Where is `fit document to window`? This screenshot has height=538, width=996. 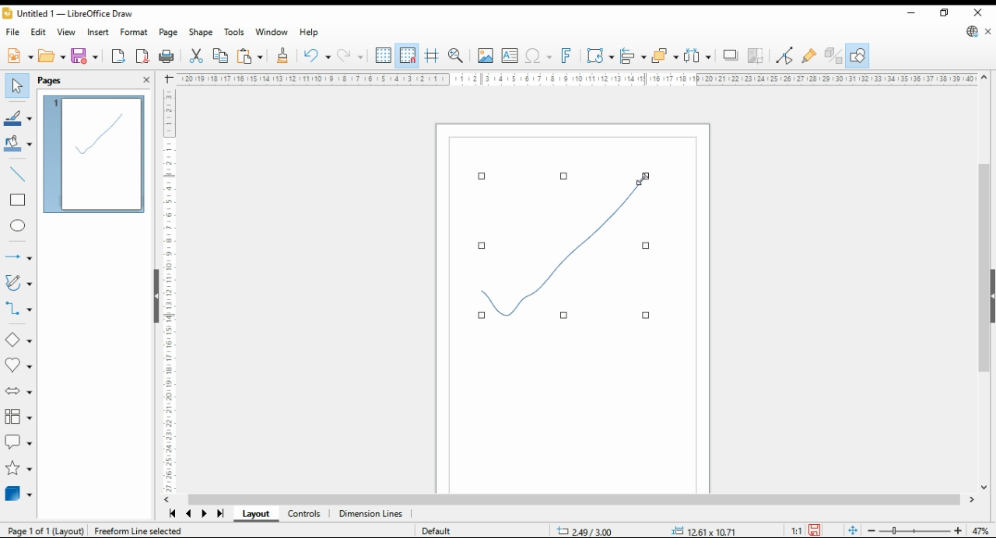 fit document to window is located at coordinates (853, 530).